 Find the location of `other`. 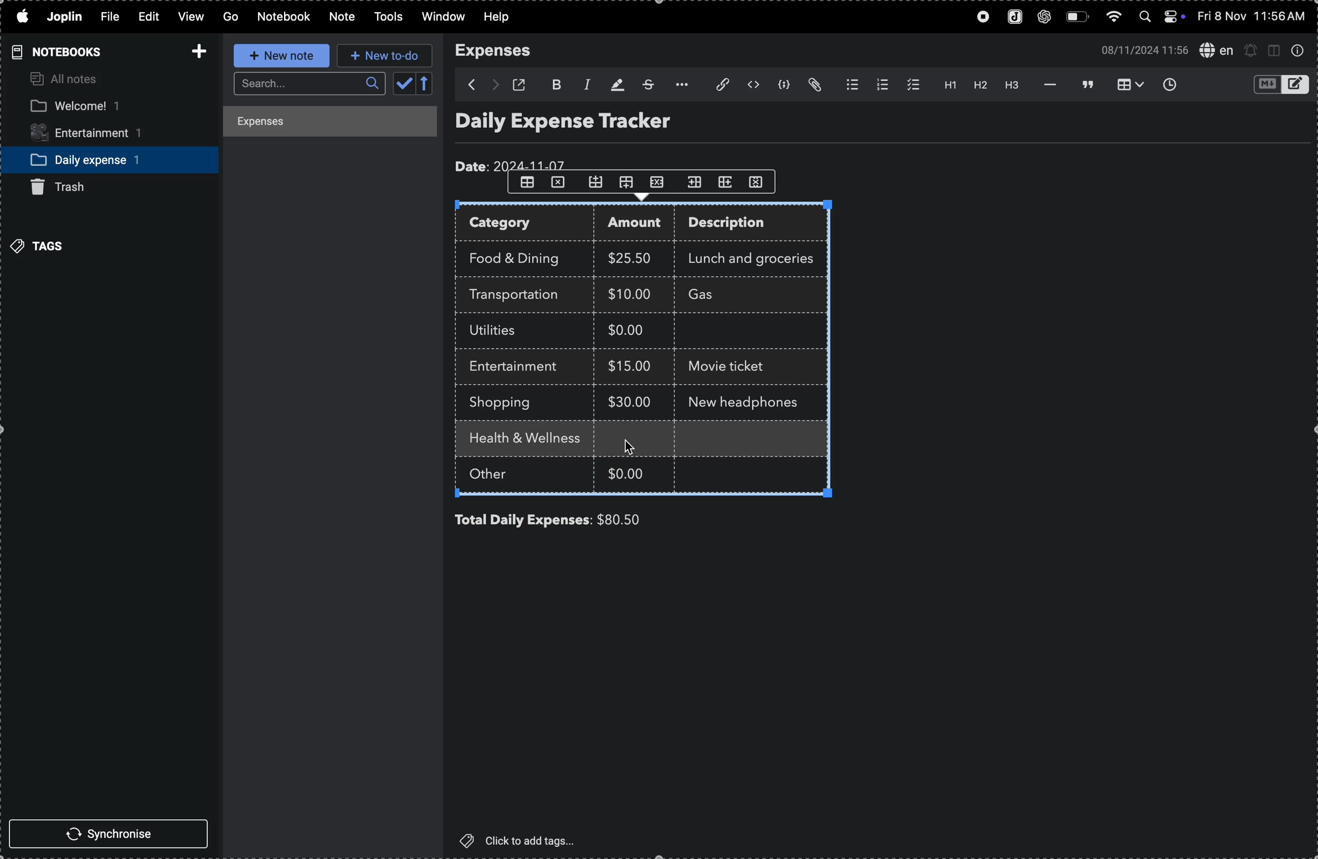

other is located at coordinates (502, 476).